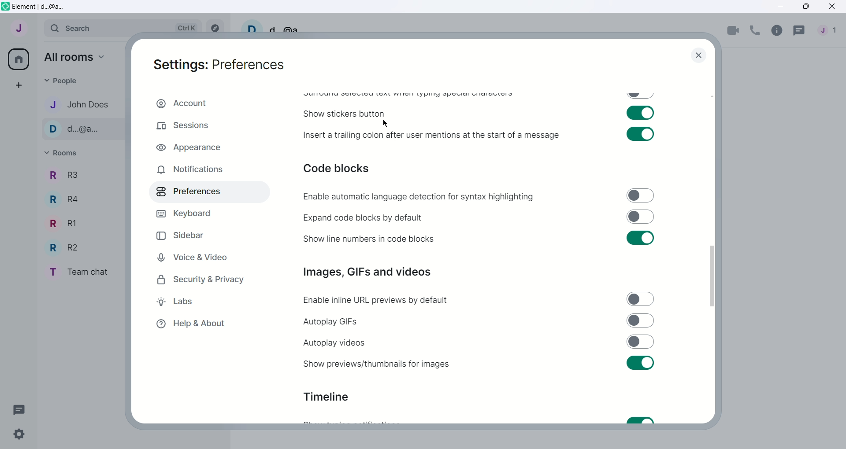 The image size is (846, 449). I want to click on Toggle switch on, so click(641, 420).